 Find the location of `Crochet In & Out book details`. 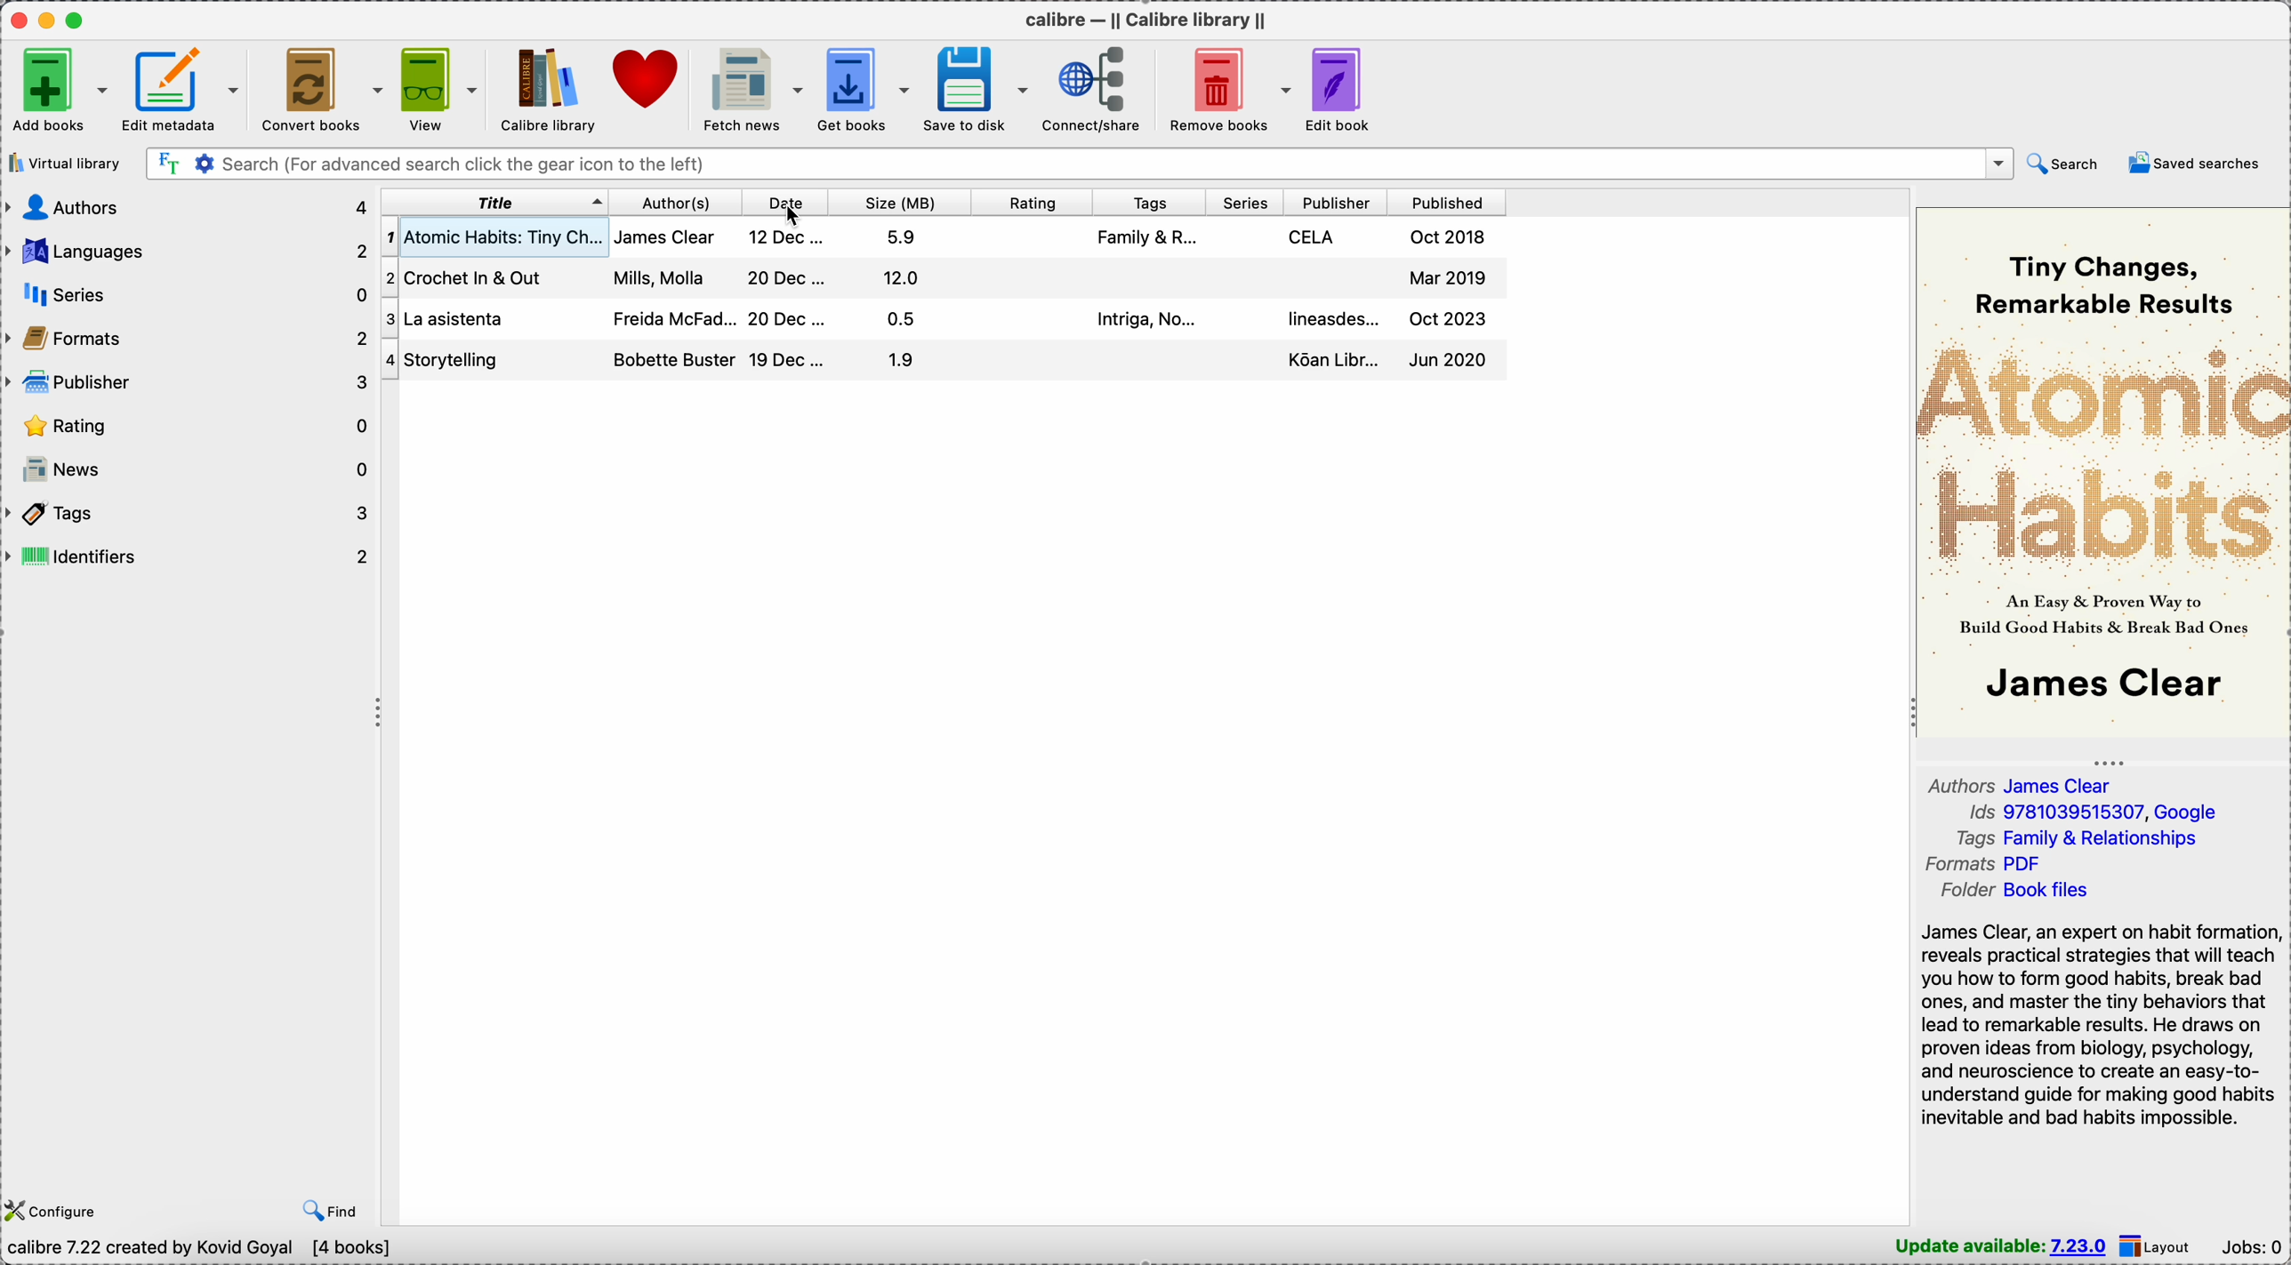

Crochet In & Out book details is located at coordinates (941, 277).